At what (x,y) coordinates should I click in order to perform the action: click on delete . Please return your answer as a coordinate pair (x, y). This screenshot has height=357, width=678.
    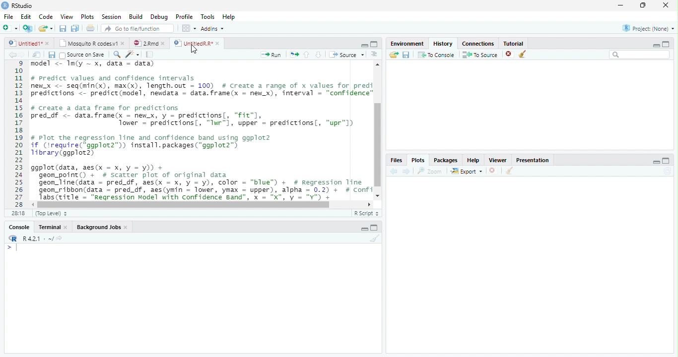
    Looking at the image, I should click on (508, 54).